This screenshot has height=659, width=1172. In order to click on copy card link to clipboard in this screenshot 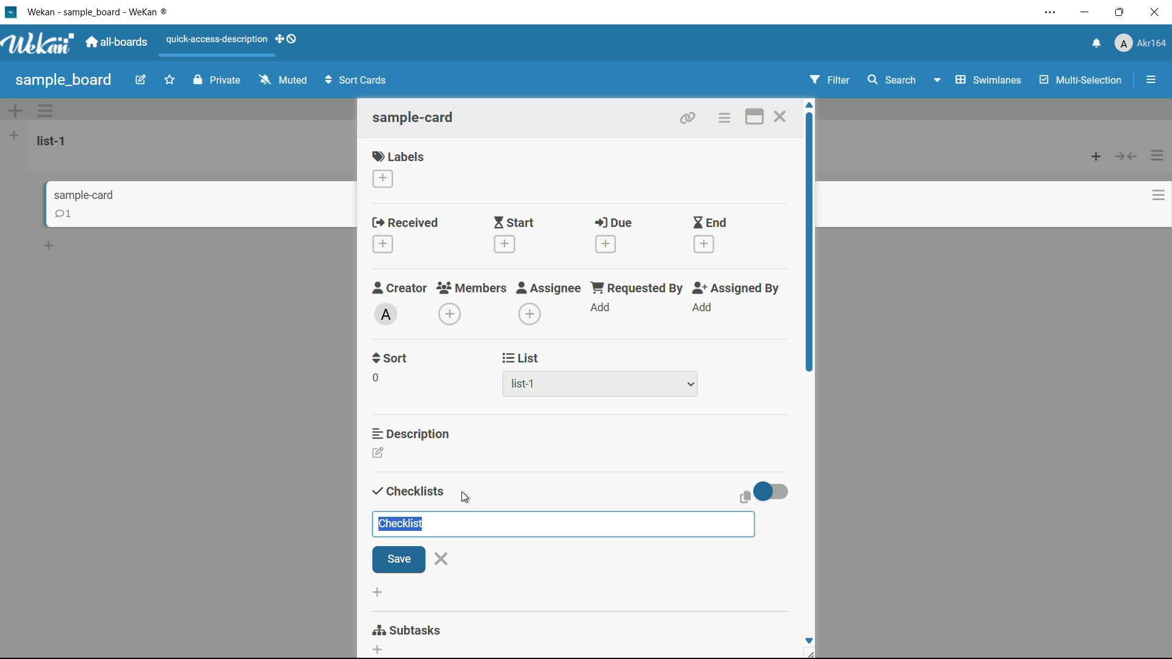, I will do `click(688, 119)`.